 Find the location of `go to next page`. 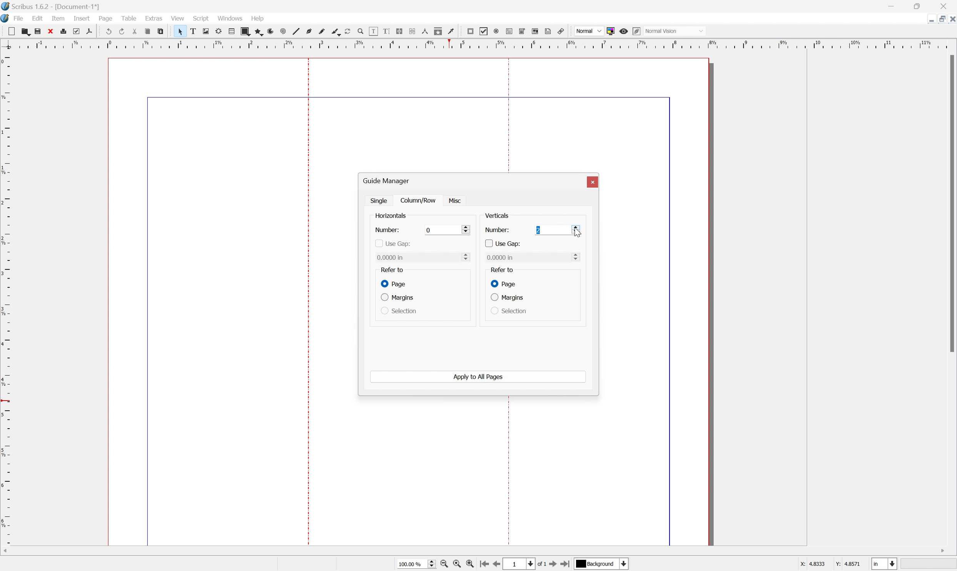

go to next page is located at coordinates (551, 565).